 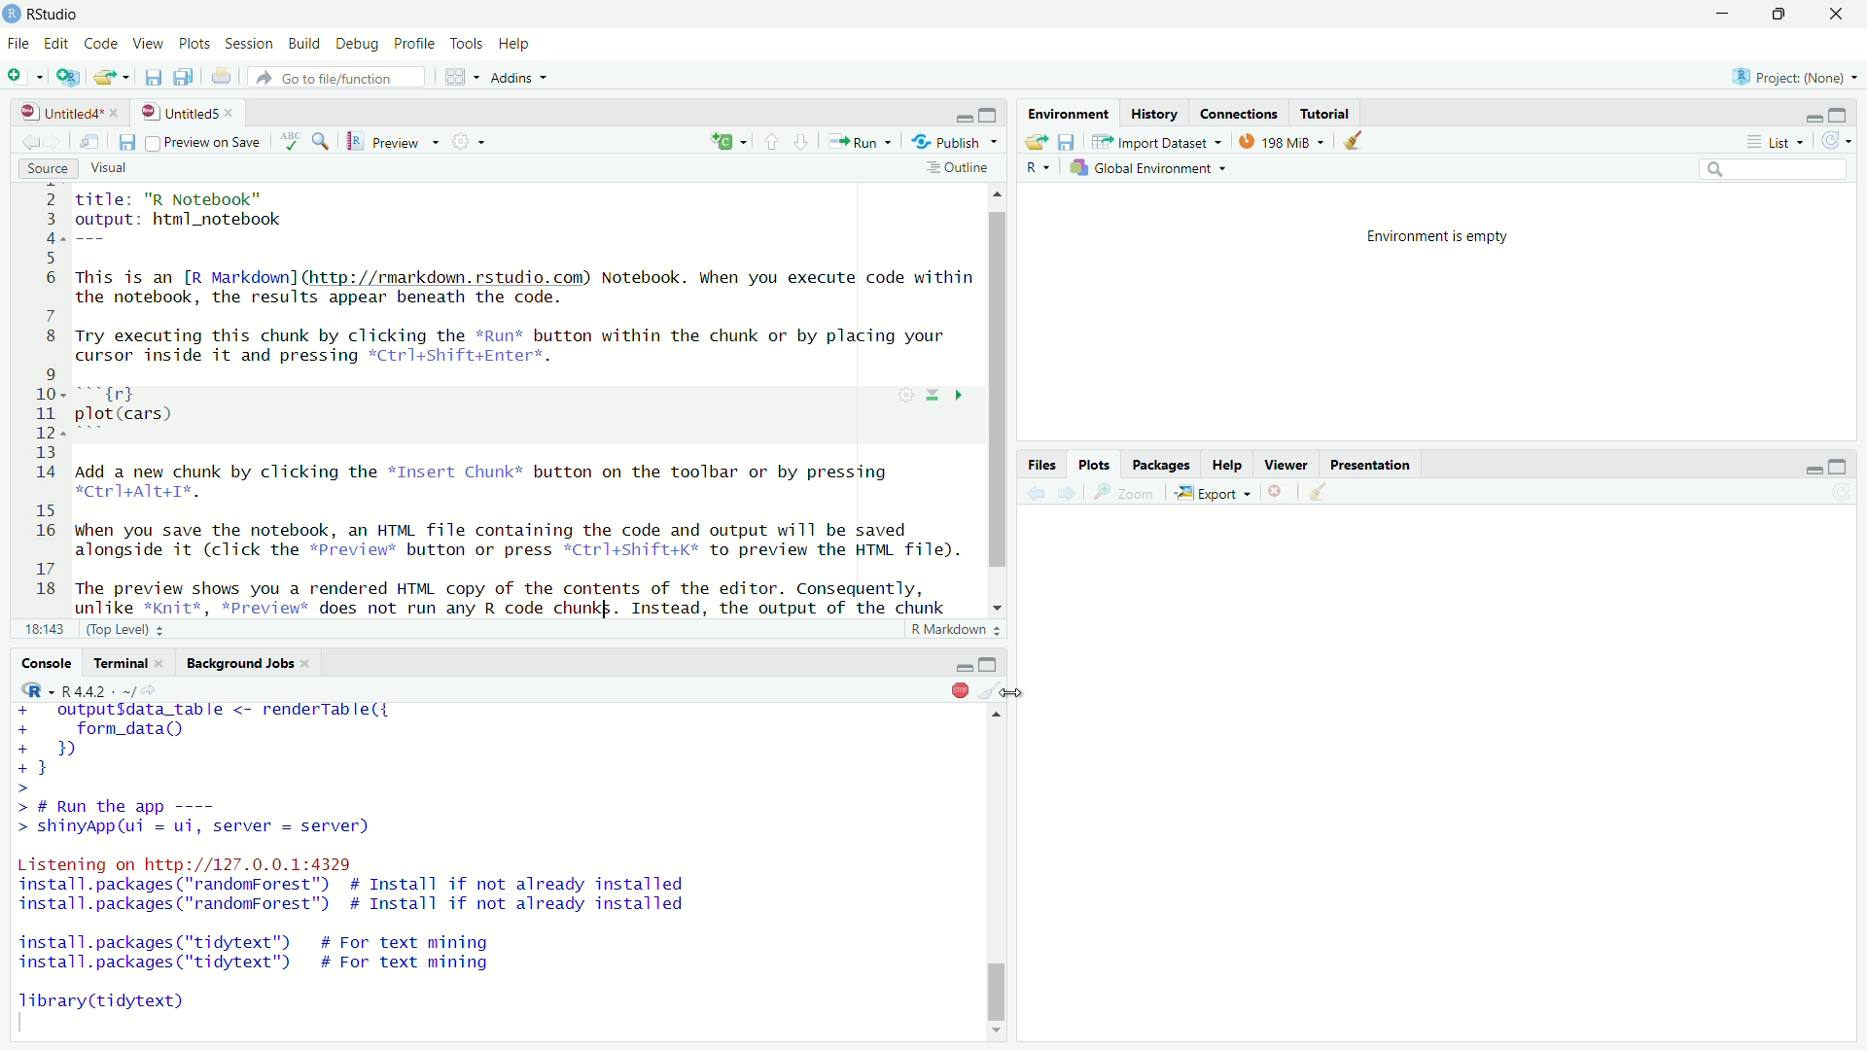 What do you see at coordinates (1149, 168) in the screenshot?
I see `Global Environment ` at bounding box center [1149, 168].